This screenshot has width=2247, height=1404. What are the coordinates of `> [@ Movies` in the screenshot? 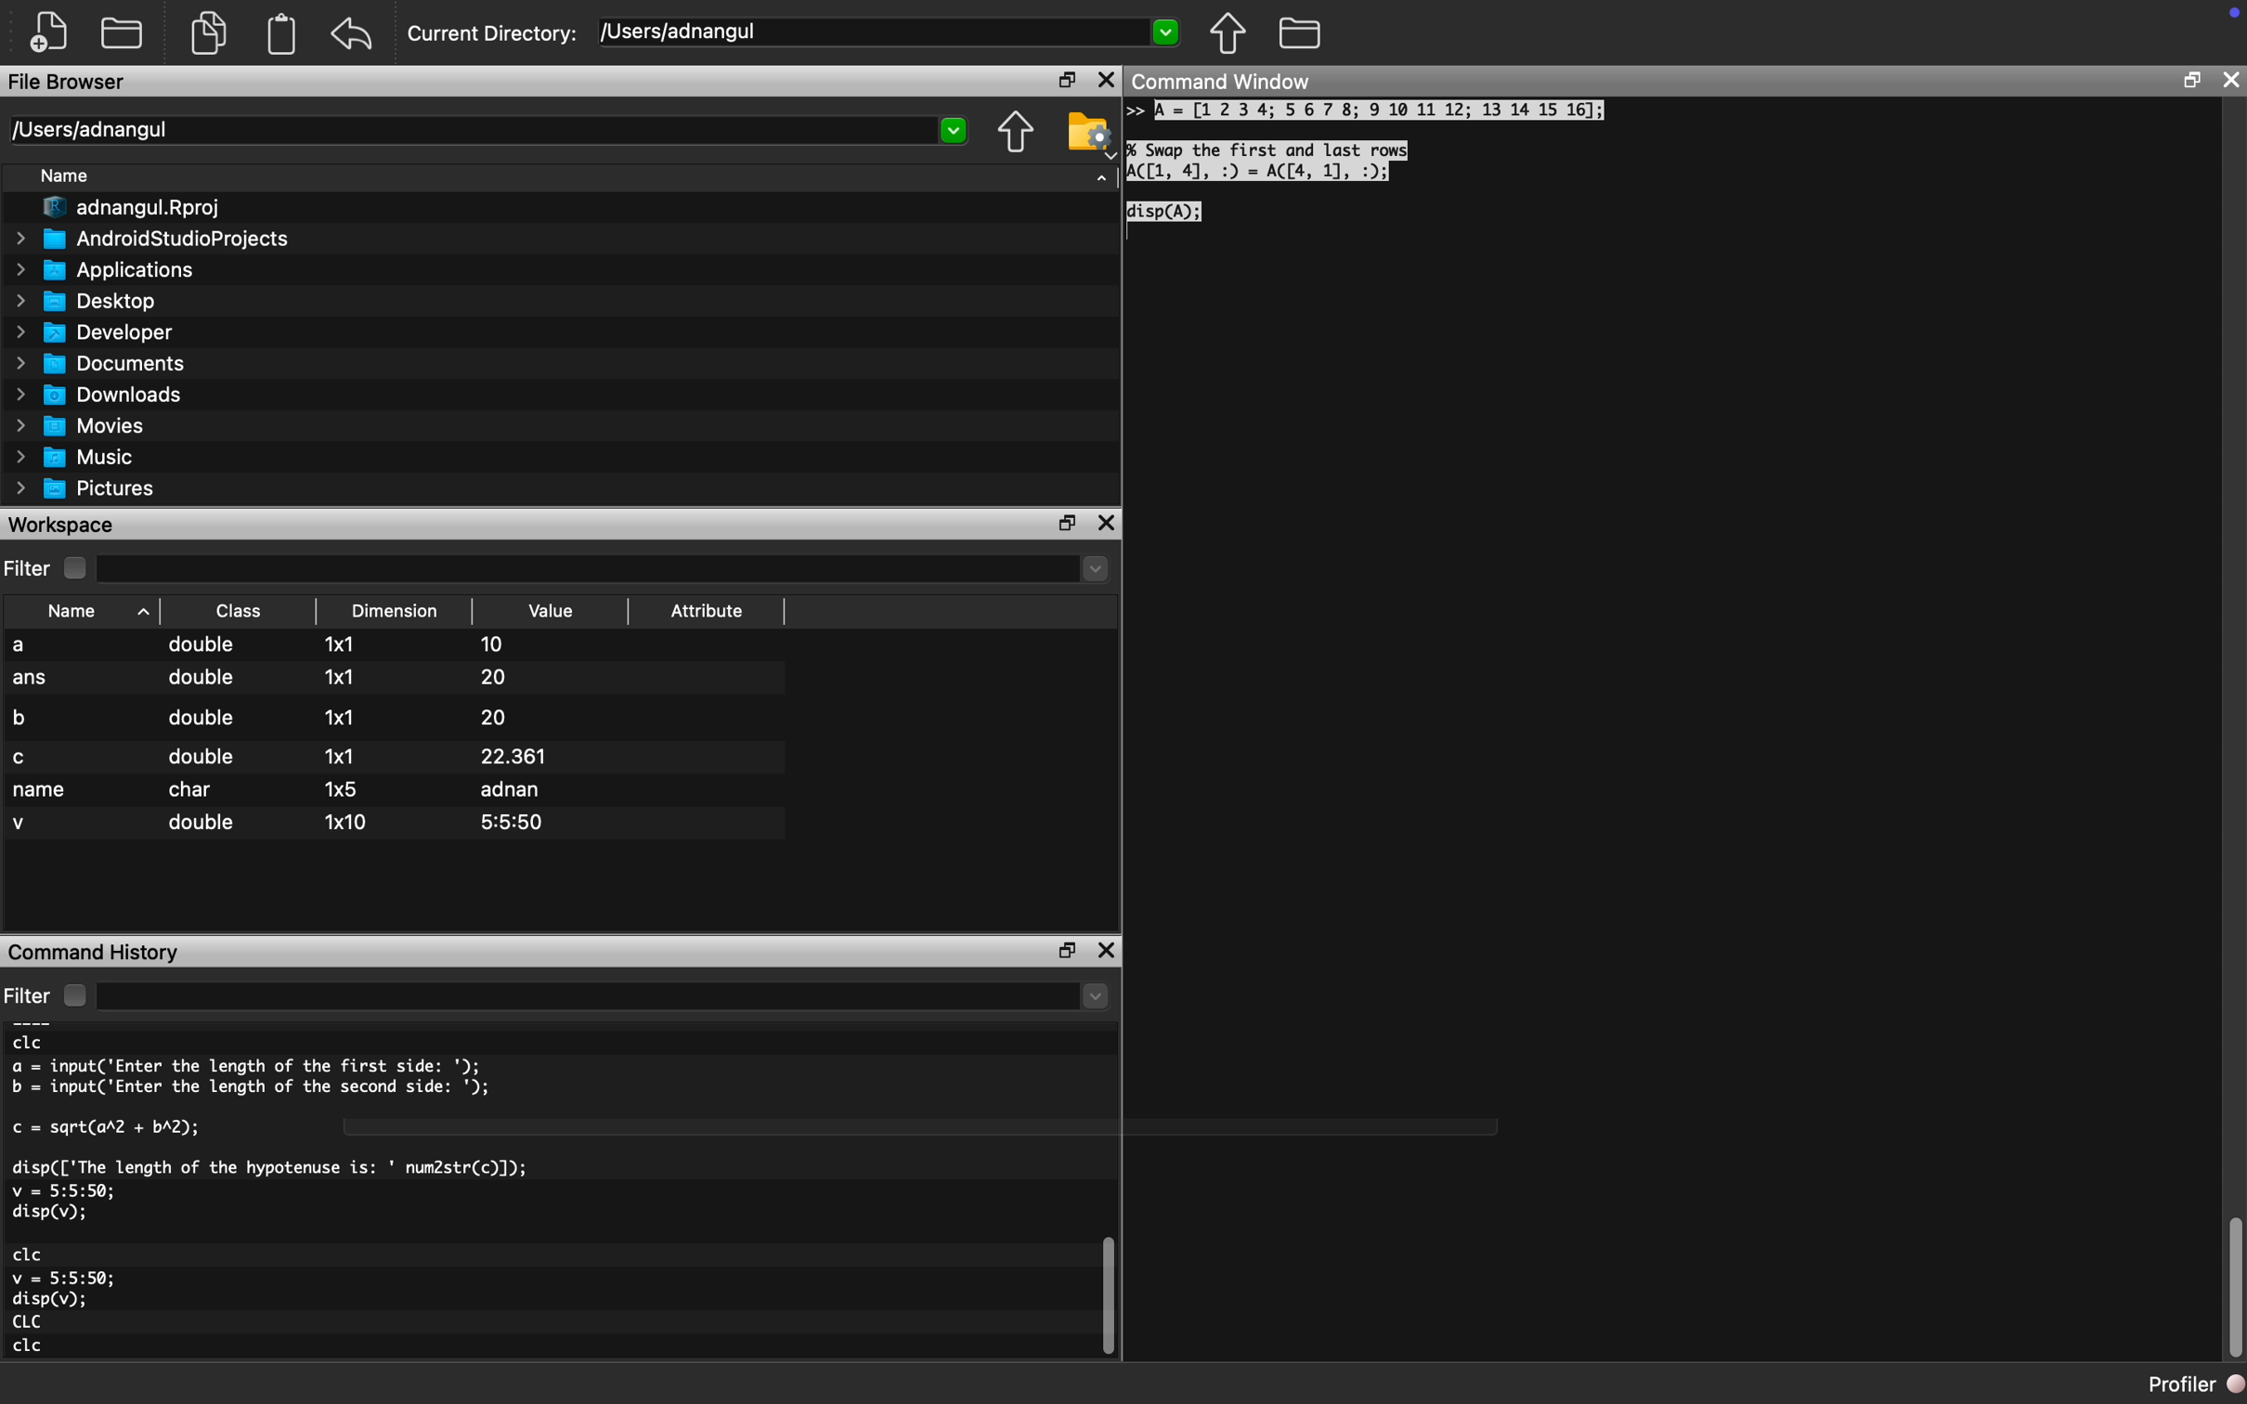 It's located at (81, 427).